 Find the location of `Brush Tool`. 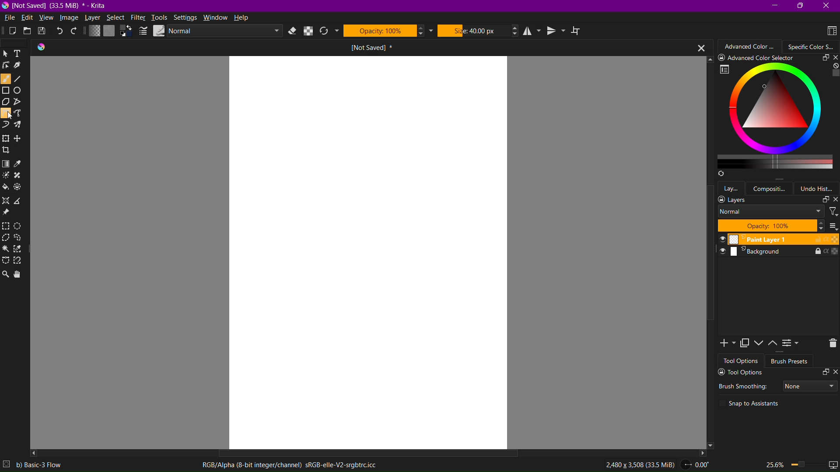

Brush Tool is located at coordinates (6, 80).